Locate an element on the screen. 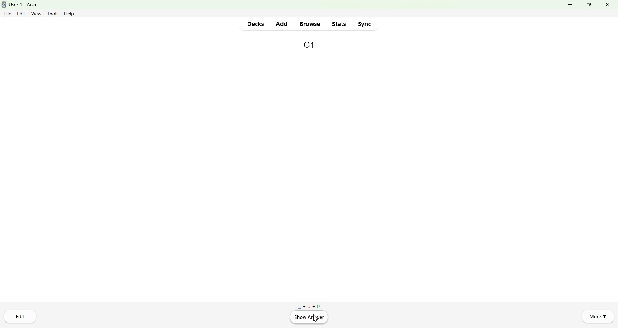  1+0+0 is located at coordinates (309, 306).